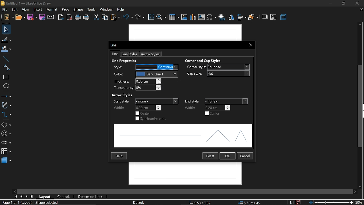  What do you see at coordinates (6, 29) in the screenshot?
I see `move` at bounding box center [6, 29].